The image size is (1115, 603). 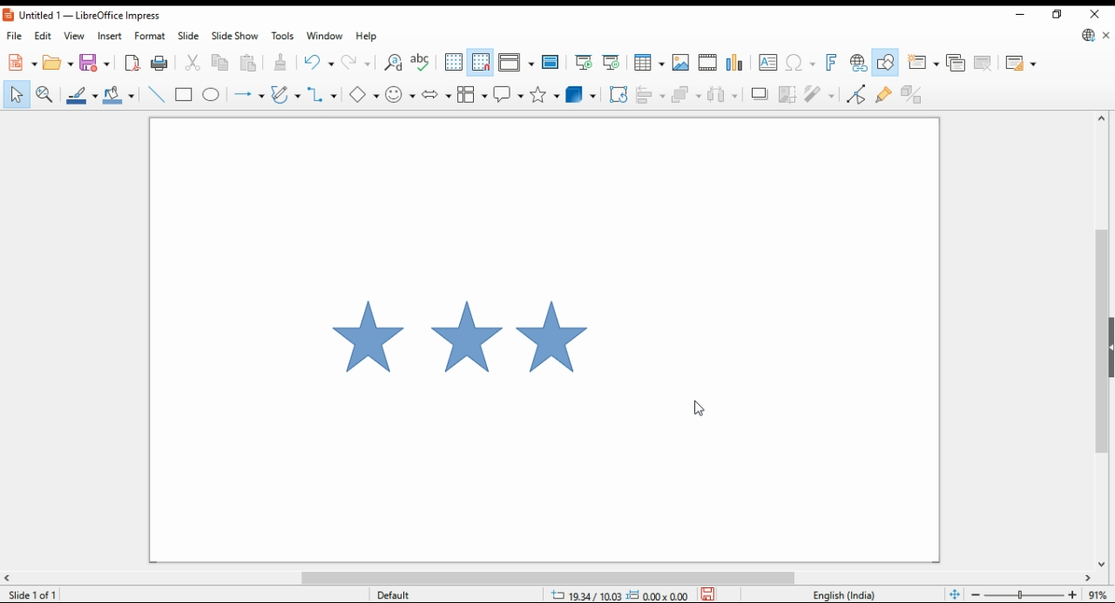 What do you see at coordinates (1105, 33) in the screenshot?
I see `close document` at bounding box center [1105, 33].